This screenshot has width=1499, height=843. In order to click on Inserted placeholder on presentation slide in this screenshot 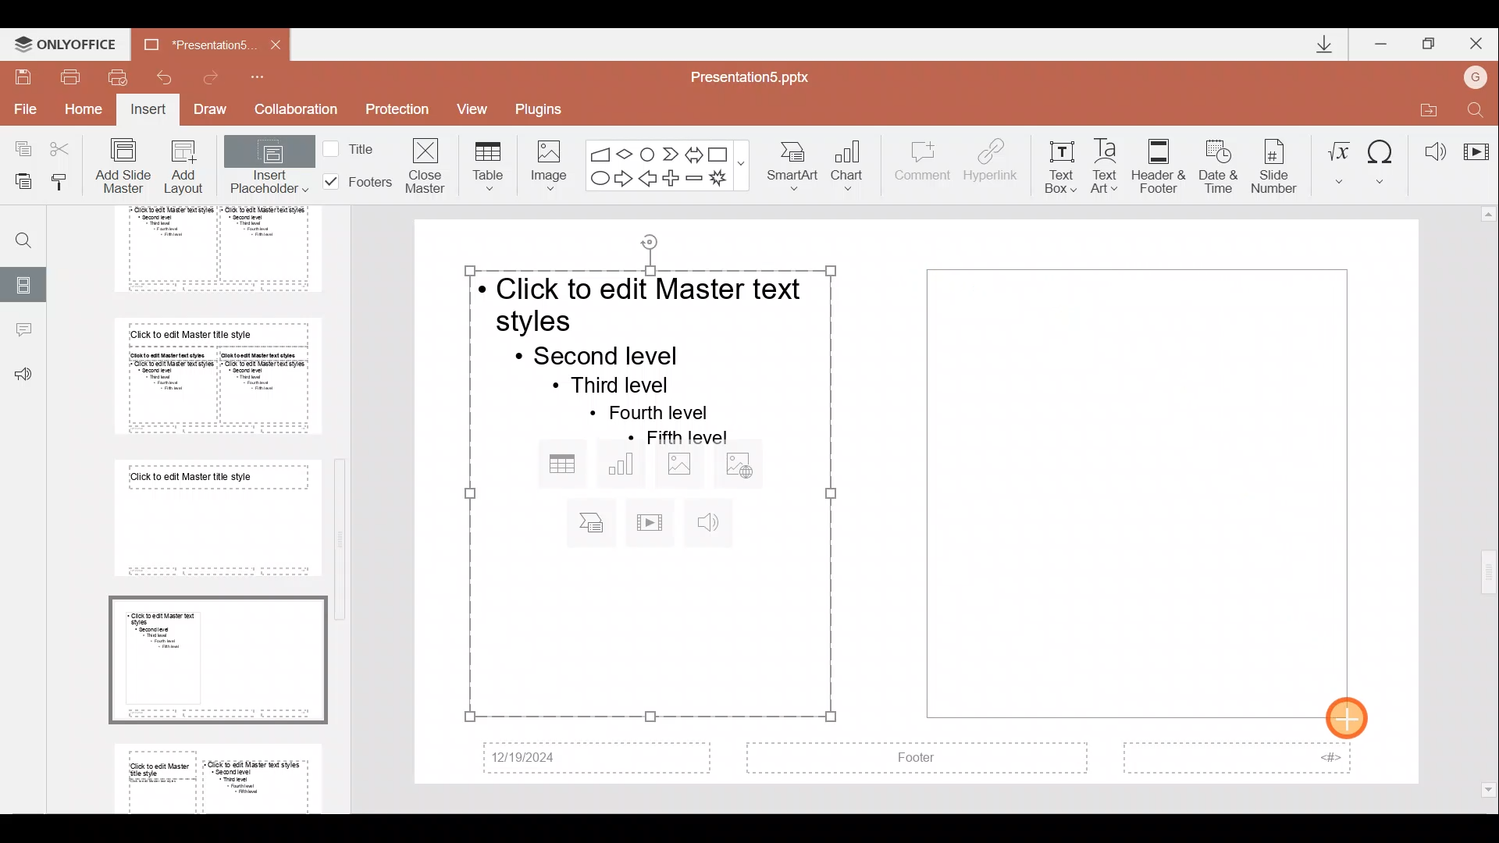, I will do `click(650, 491)`.